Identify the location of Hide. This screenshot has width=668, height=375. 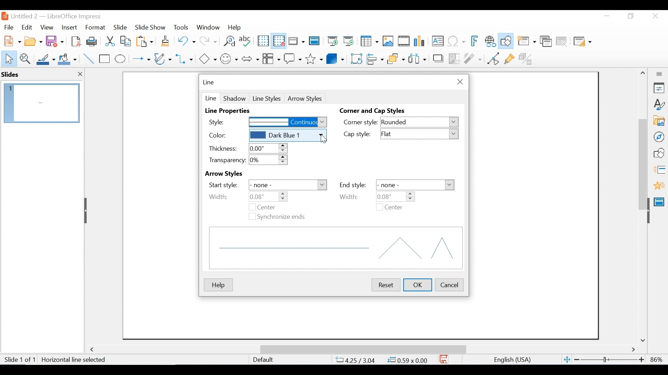
(648, 209).